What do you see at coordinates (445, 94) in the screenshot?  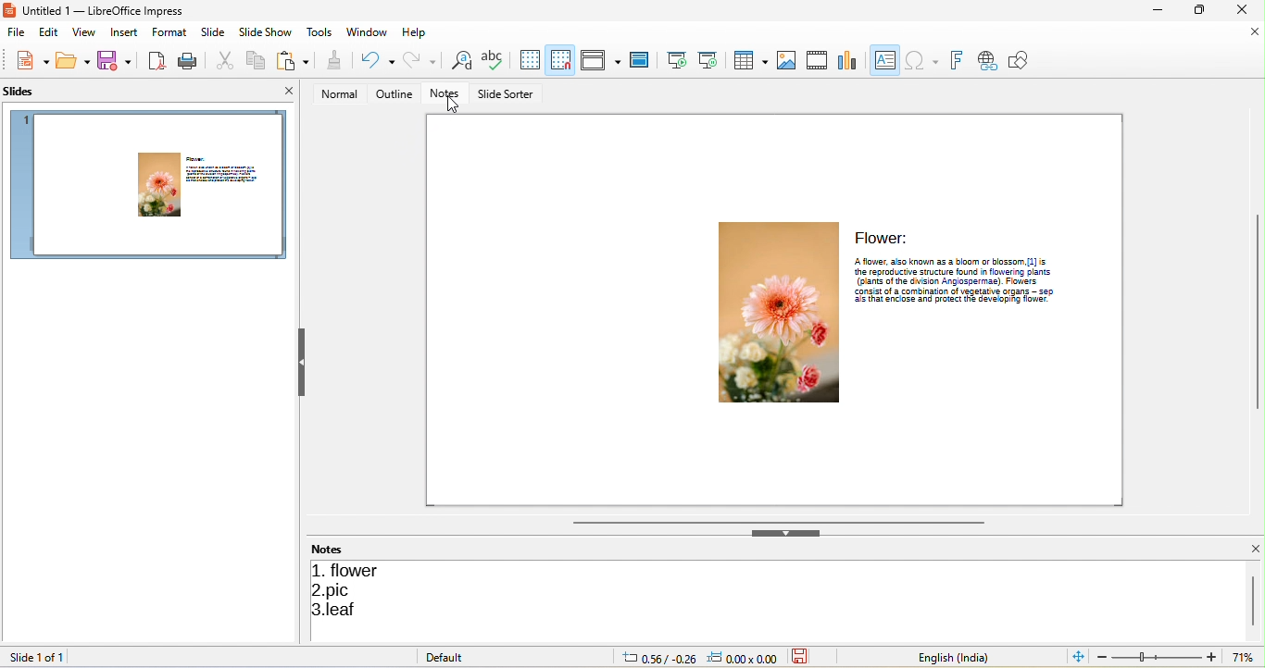 I see `notes` at bounding box center [445, 94].